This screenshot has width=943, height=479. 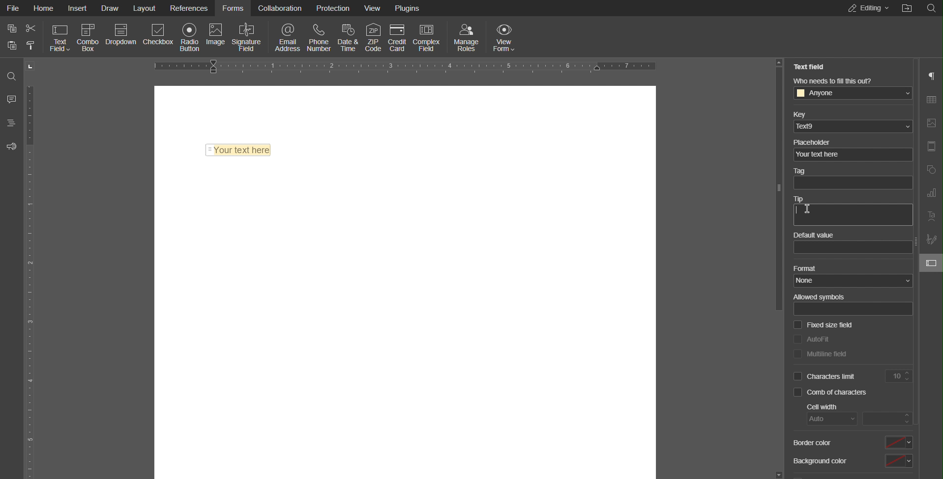 I want to click on Comb of characters, so click(x=840, y=393).